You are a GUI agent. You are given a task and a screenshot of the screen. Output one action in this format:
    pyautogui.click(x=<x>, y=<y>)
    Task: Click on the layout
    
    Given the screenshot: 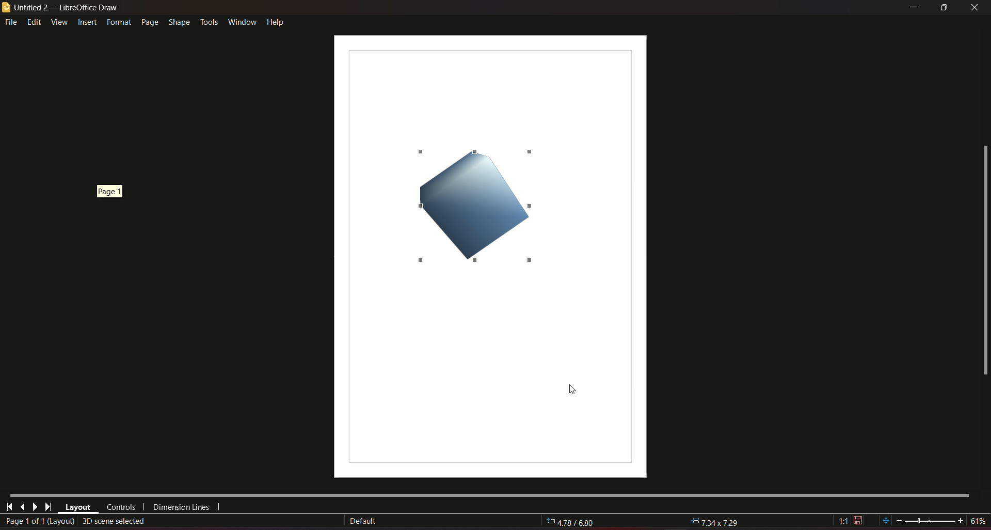 What is the action you would take?
    pyautogui.click(x=78, y=508)
    